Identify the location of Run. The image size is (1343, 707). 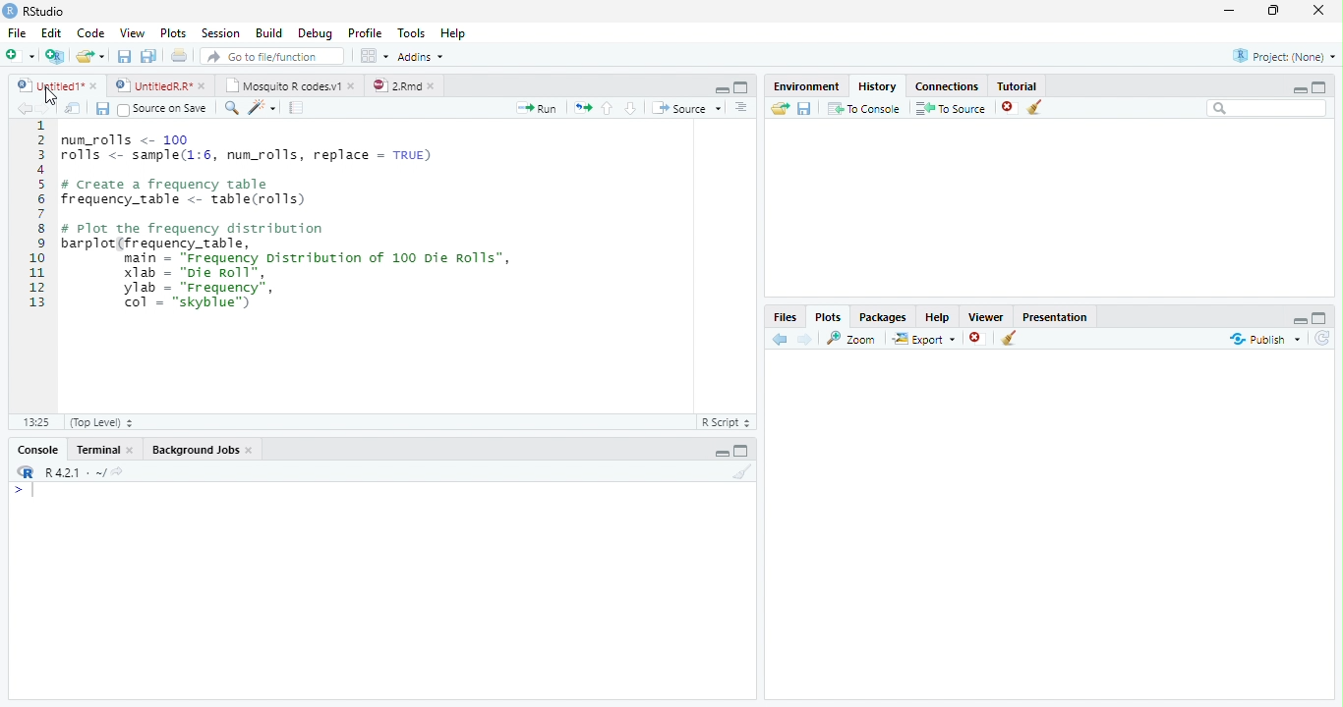
(538, 108).